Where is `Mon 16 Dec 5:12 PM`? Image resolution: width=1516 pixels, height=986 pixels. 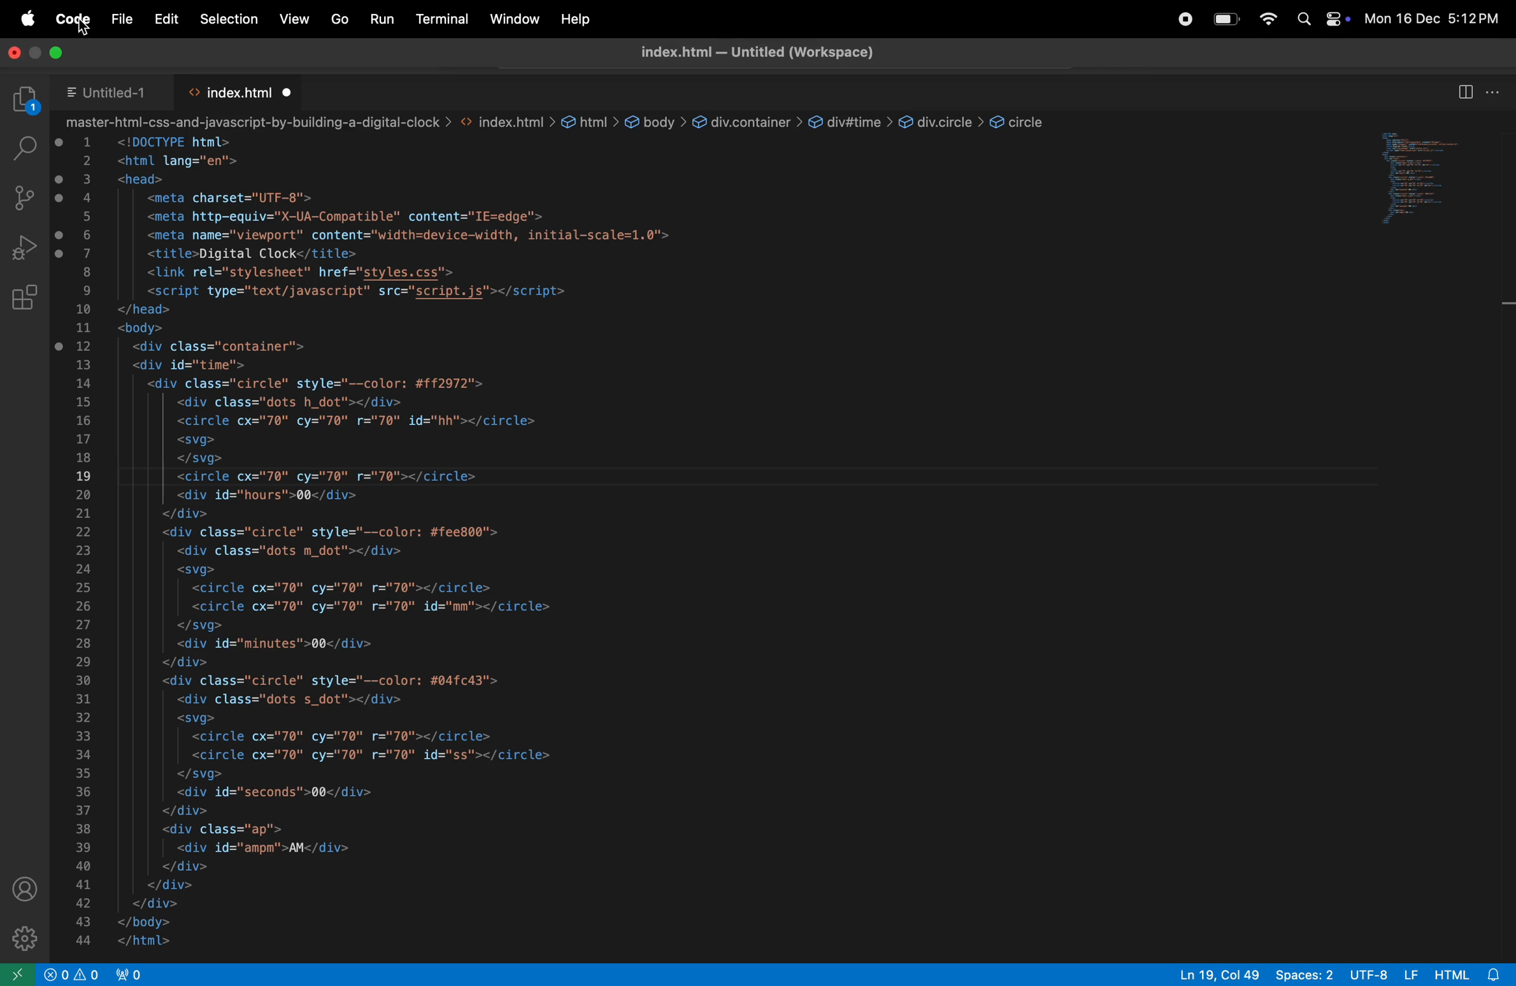 Mon 16 Dec 5:12 PM is located at coordinates (1435, 17).